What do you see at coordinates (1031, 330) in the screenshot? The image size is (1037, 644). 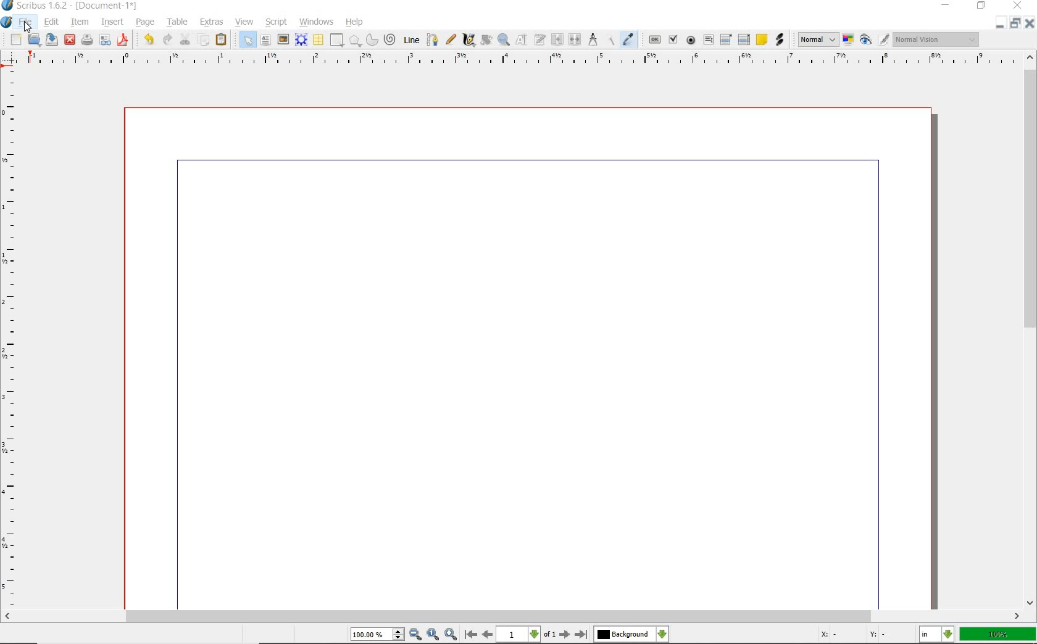 I see `scrollbar` at bounding box center [1031, 330].